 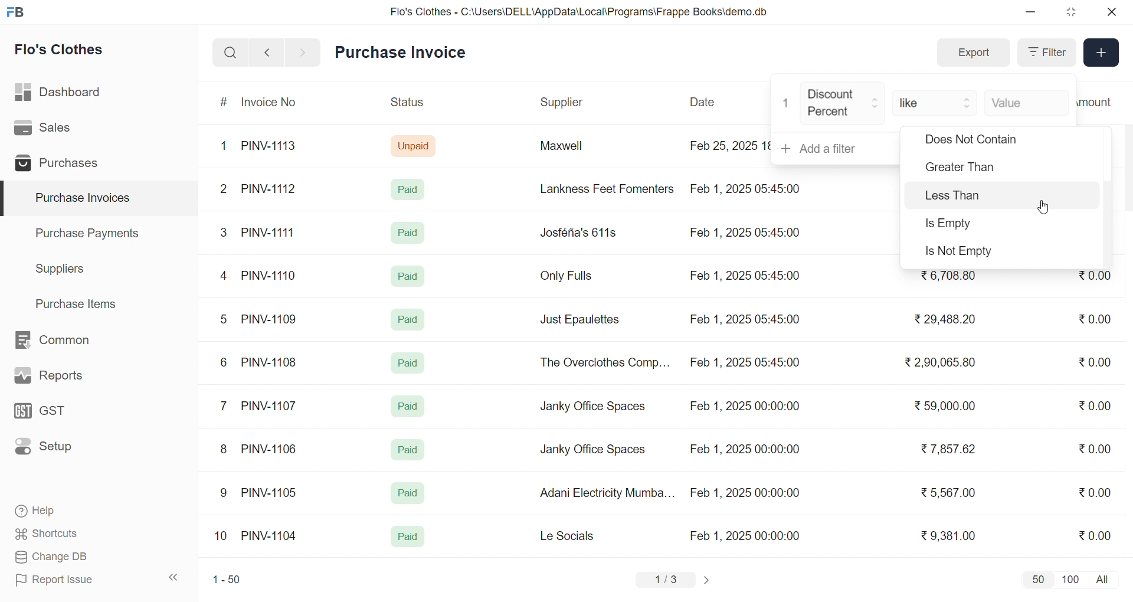 What do you see at coordinates (600, 189) in the screenshot?
I see `Lankness Feet Fomenters` at bounding box center [600, 189].